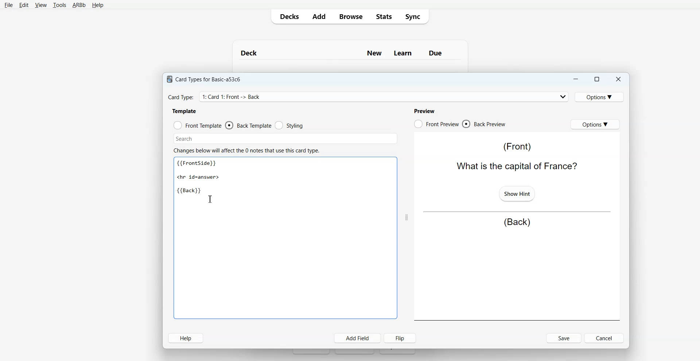 The height and width of the screenshot is (361, 700). What do you see at coordinates (350, 16) in the screenshot?
I see `Browse` at bounding box center [350, 16].